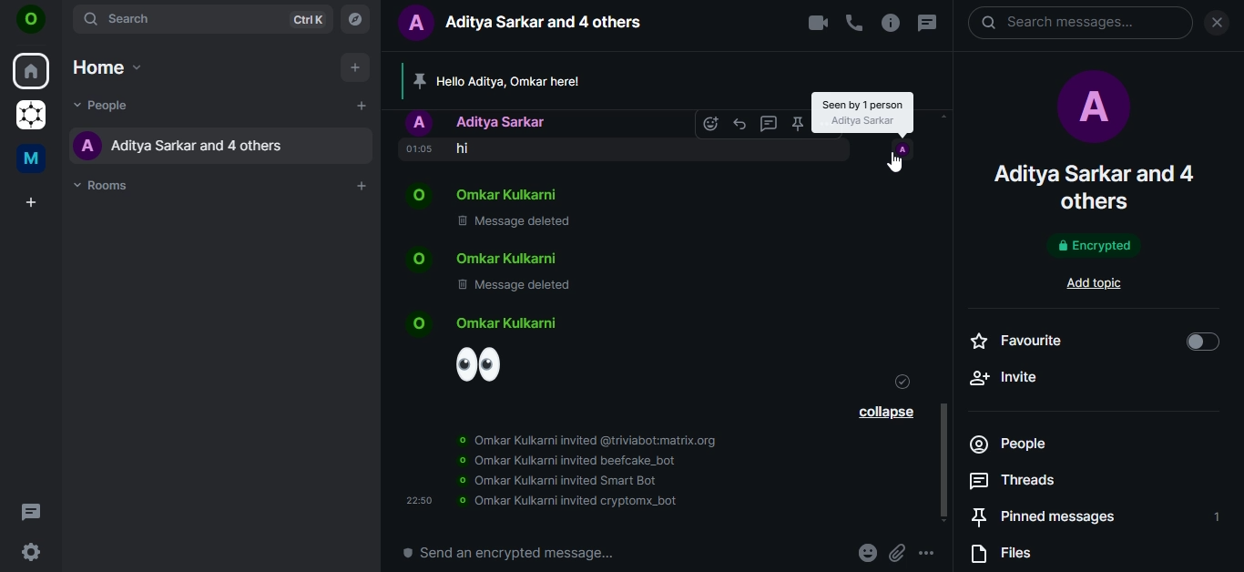  I want to click on encrypted, so click(1092, 247).